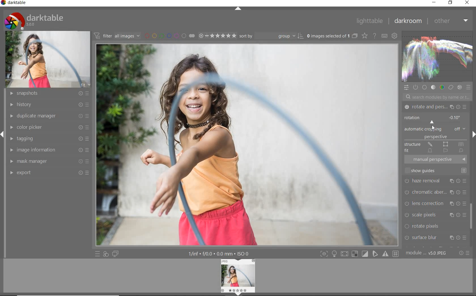  Describe the element at coordinates (460, 88) in the screenshot. I see `effect` at that location.